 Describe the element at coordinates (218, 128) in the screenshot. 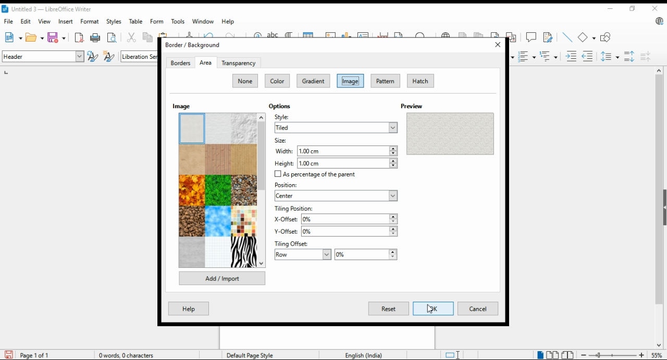

I see `image option 2` at that location.